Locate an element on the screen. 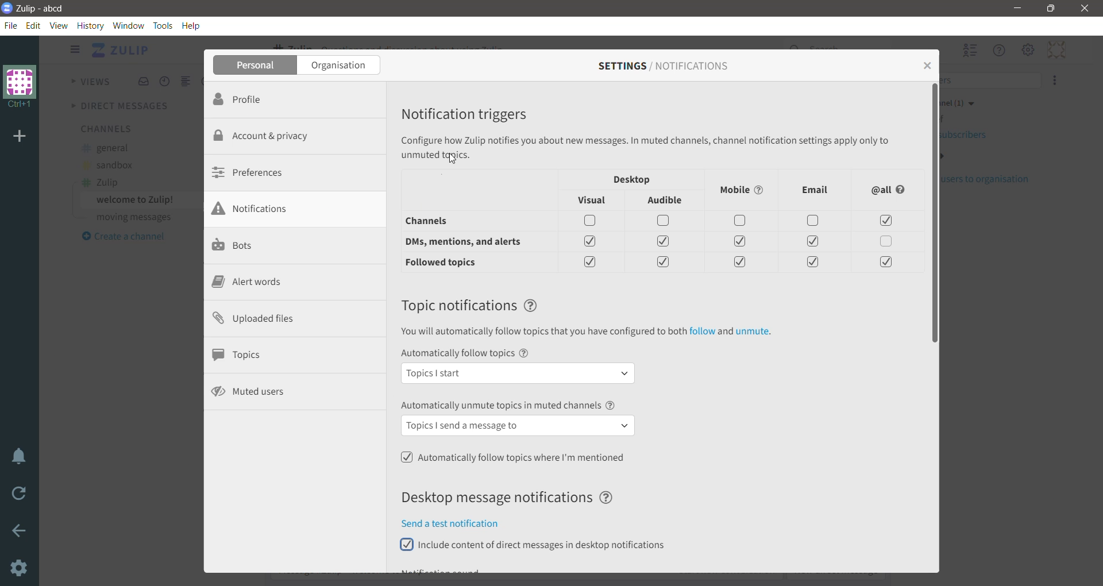  check box is located at coordinates (665, 263).